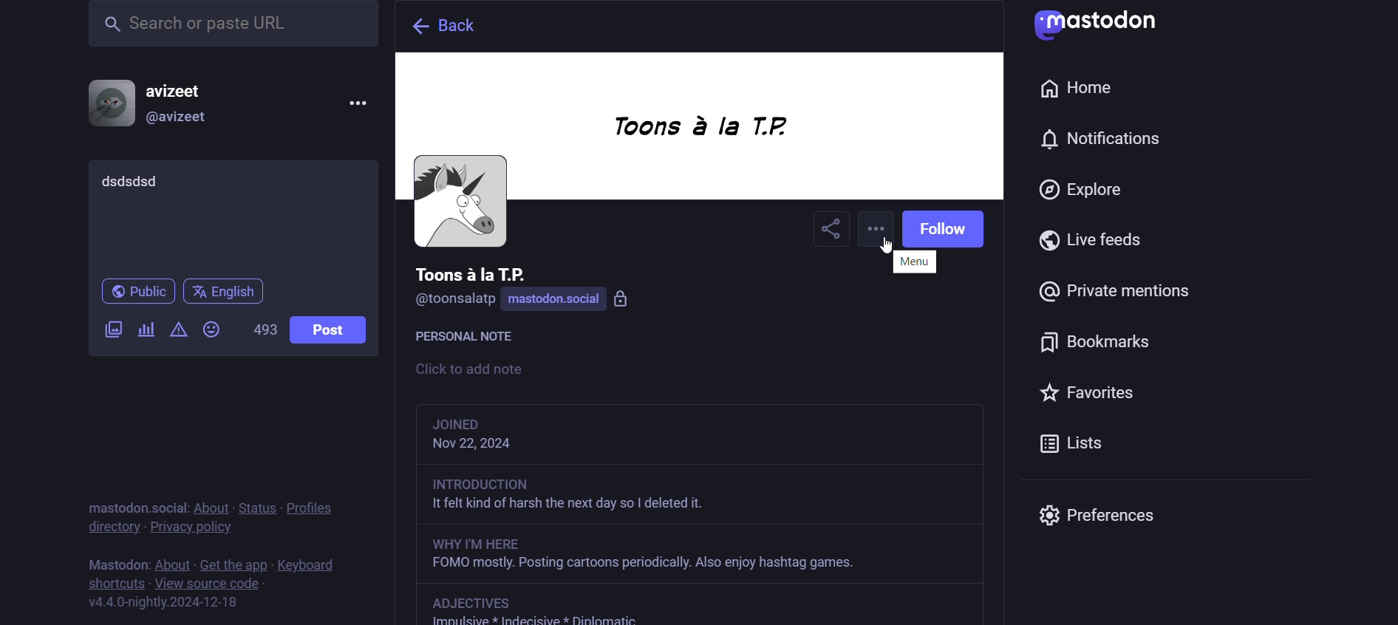  I want to click on text, so click(134, 499).